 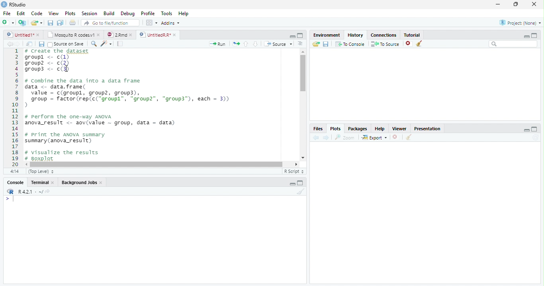 I want to click on Maximize, so click(x=517, y=4).